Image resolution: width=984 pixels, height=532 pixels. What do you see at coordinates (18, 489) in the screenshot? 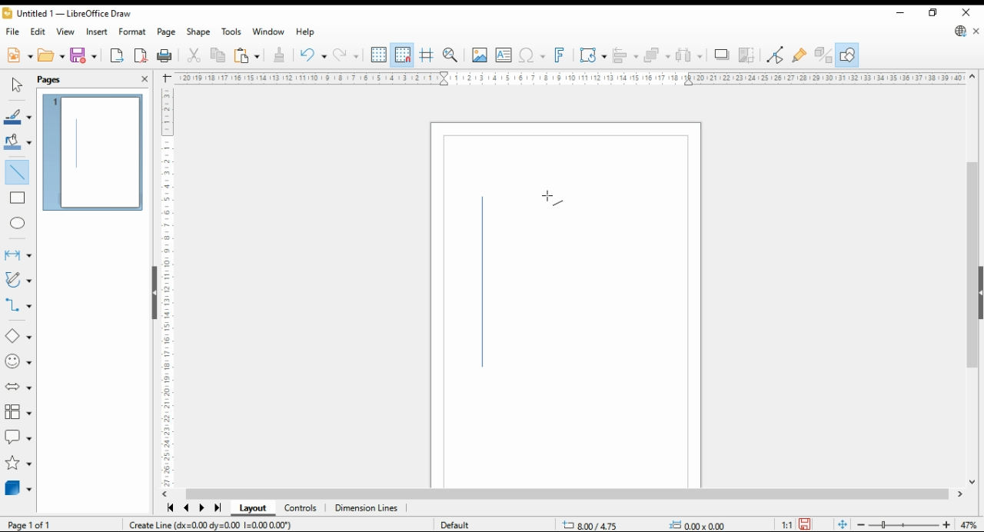
I see `3D objects` at bounding box center [18, 489].